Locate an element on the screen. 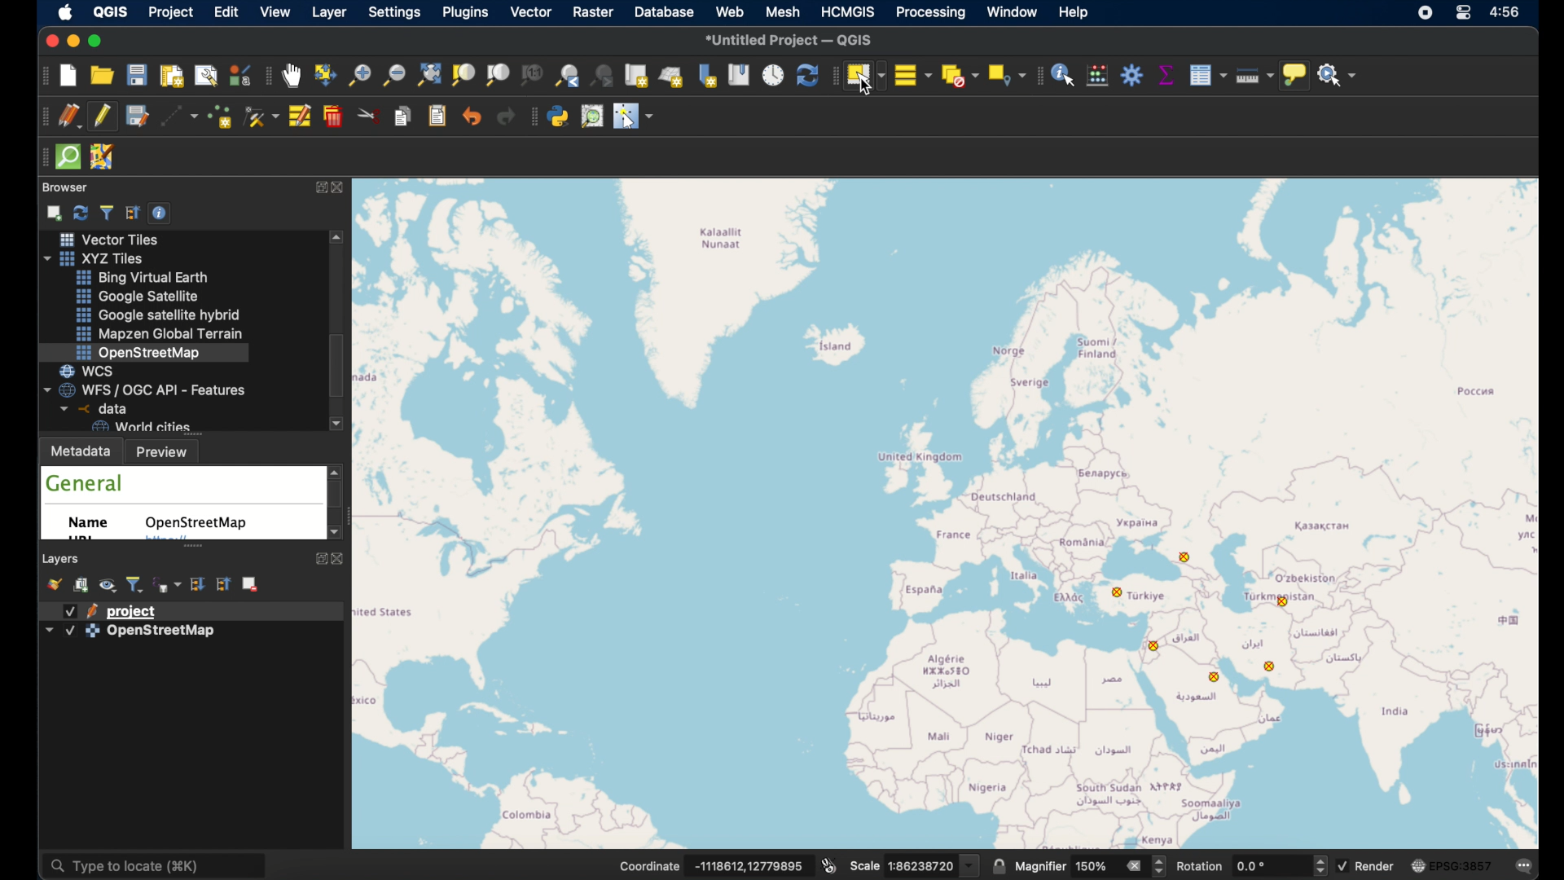 The height and width of the screenshot is (880, 1564). temporal controller panel is located at coordinates (773, 74).